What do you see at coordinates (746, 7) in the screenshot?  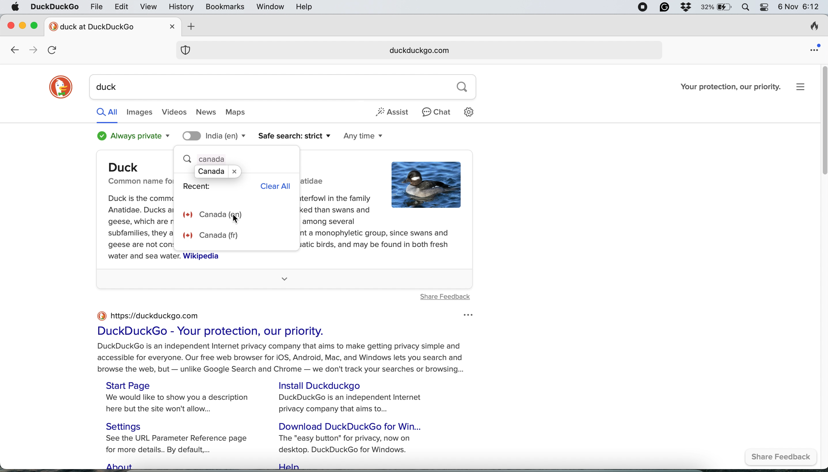 I see `spotlight search` at bounding box center [746, 7].